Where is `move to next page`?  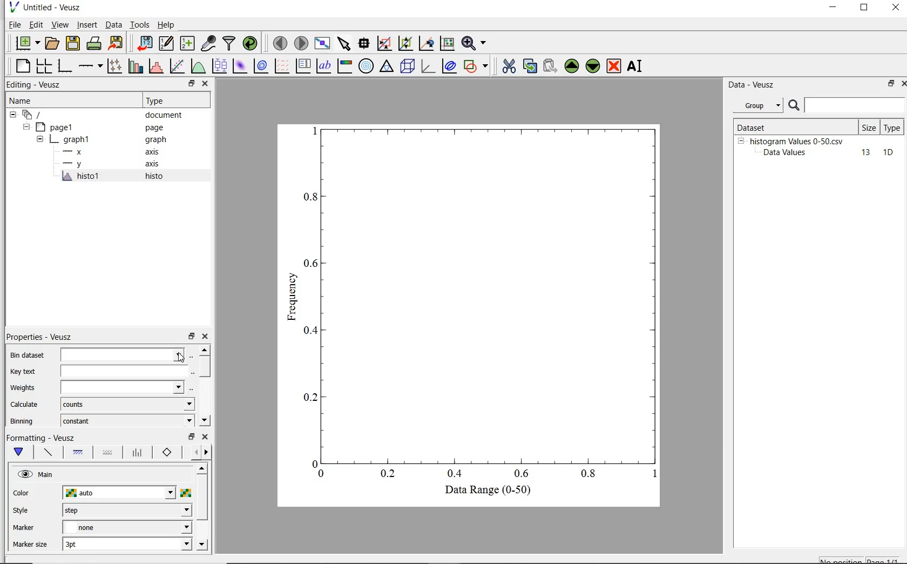
move to next page is located at coordinates (302, 43).